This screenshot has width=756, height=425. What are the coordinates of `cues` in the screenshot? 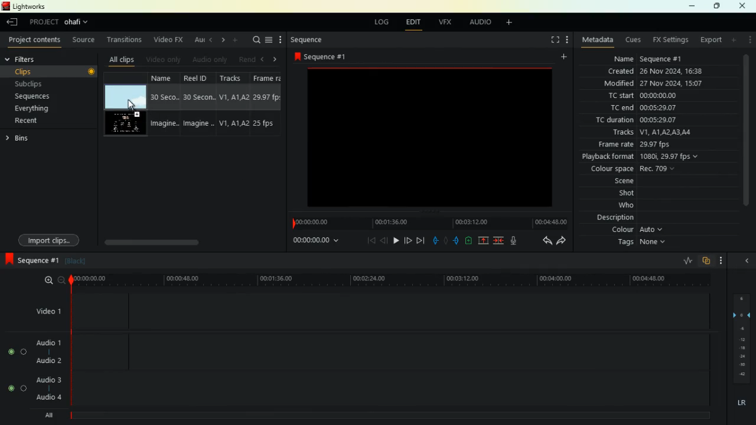 It's located at (634, 40).